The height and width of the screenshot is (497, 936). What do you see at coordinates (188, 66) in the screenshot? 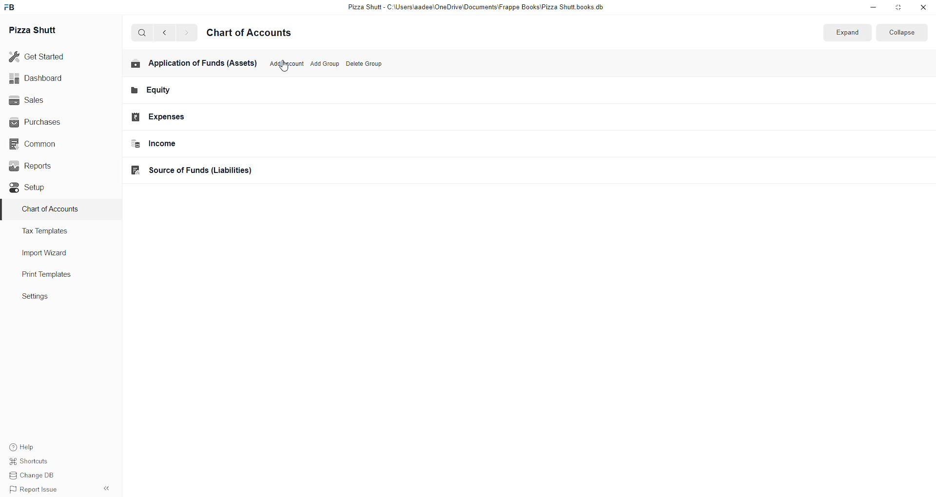
I see `Application of funds(Assets)` at bounding box center [188, 66].